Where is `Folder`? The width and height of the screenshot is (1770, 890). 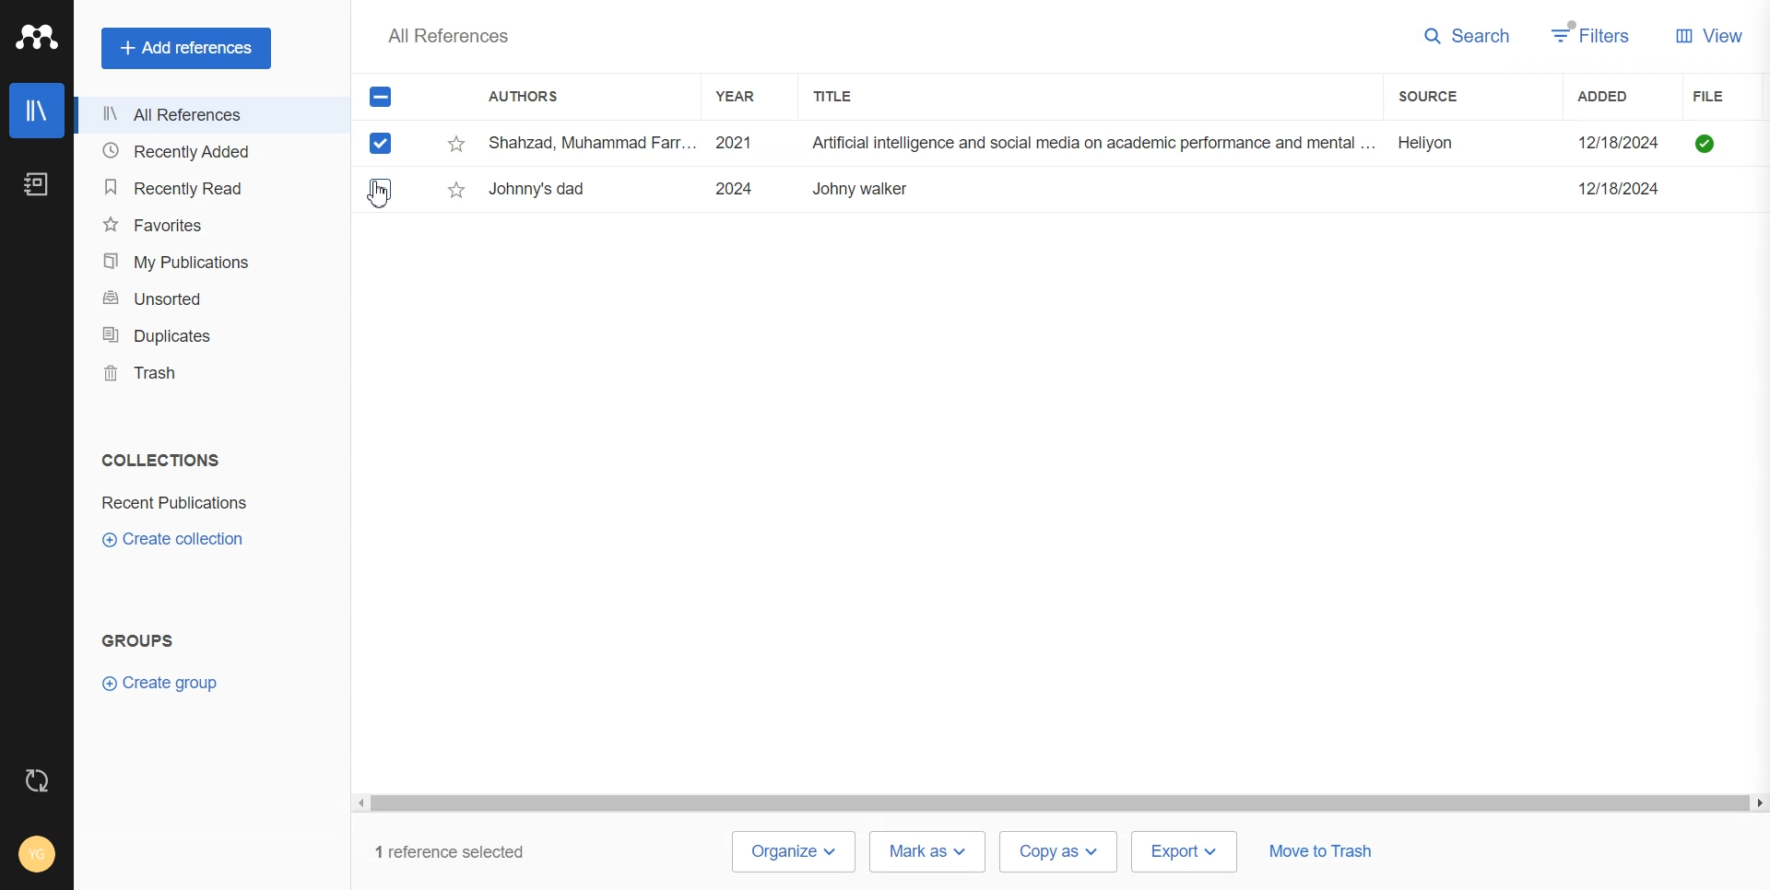 Folder is located at coordinates (178, 503).